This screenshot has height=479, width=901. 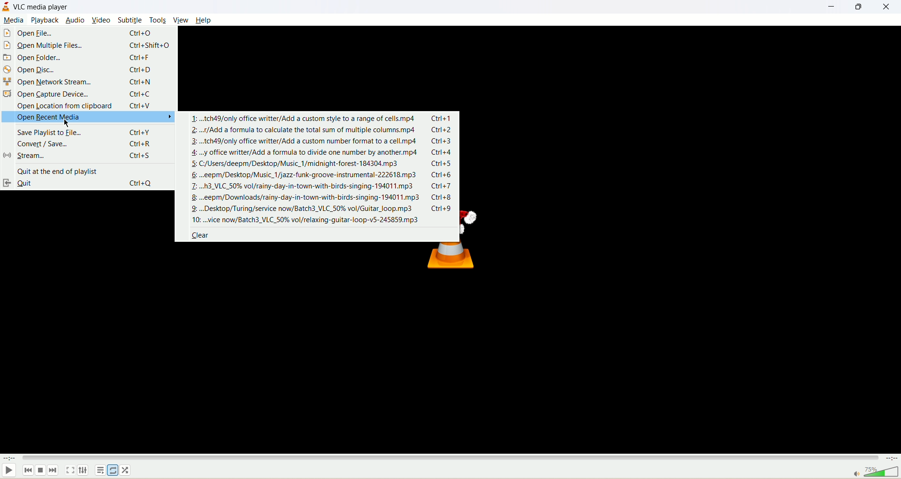 What do you see at coordinates (870, 472) in the screenshot?
I see `volume bar` at bounding box center [870, 472].